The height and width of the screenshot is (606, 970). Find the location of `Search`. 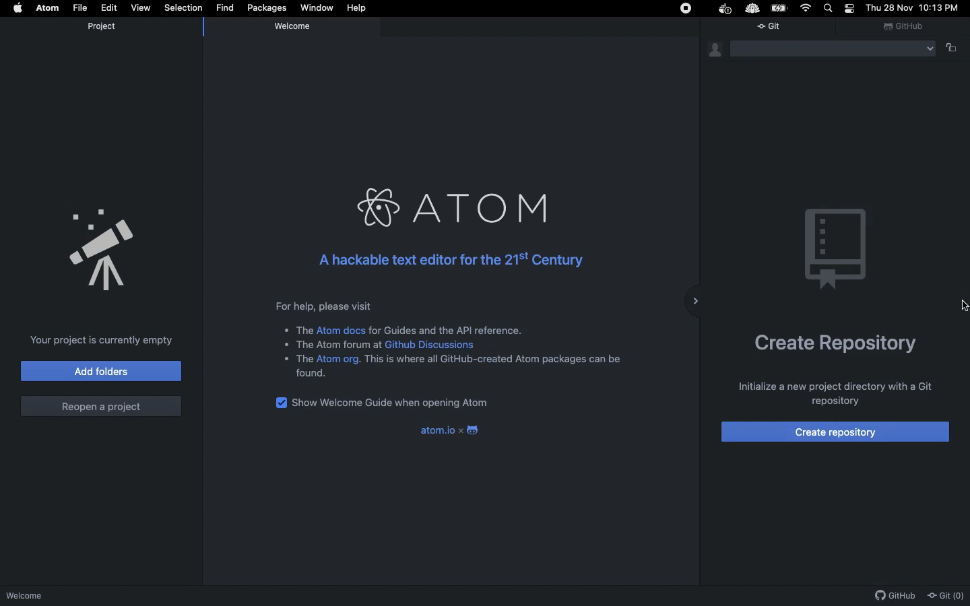

Search is located at coordinates (830, 9).